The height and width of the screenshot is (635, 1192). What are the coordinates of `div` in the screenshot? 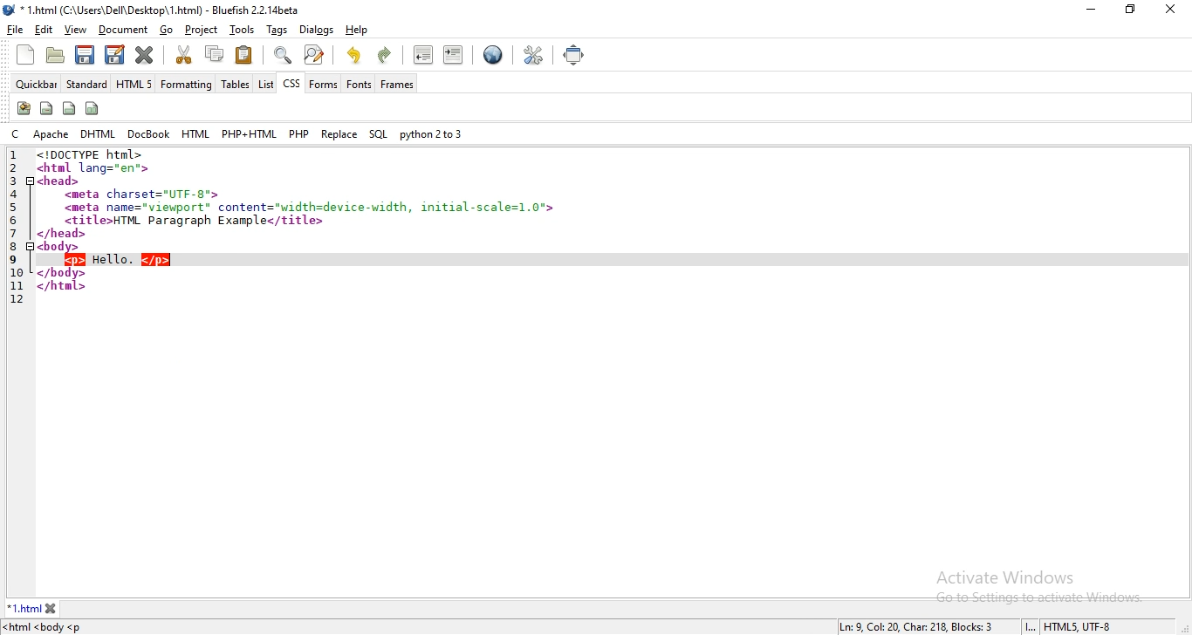 It's located at (69, 109).